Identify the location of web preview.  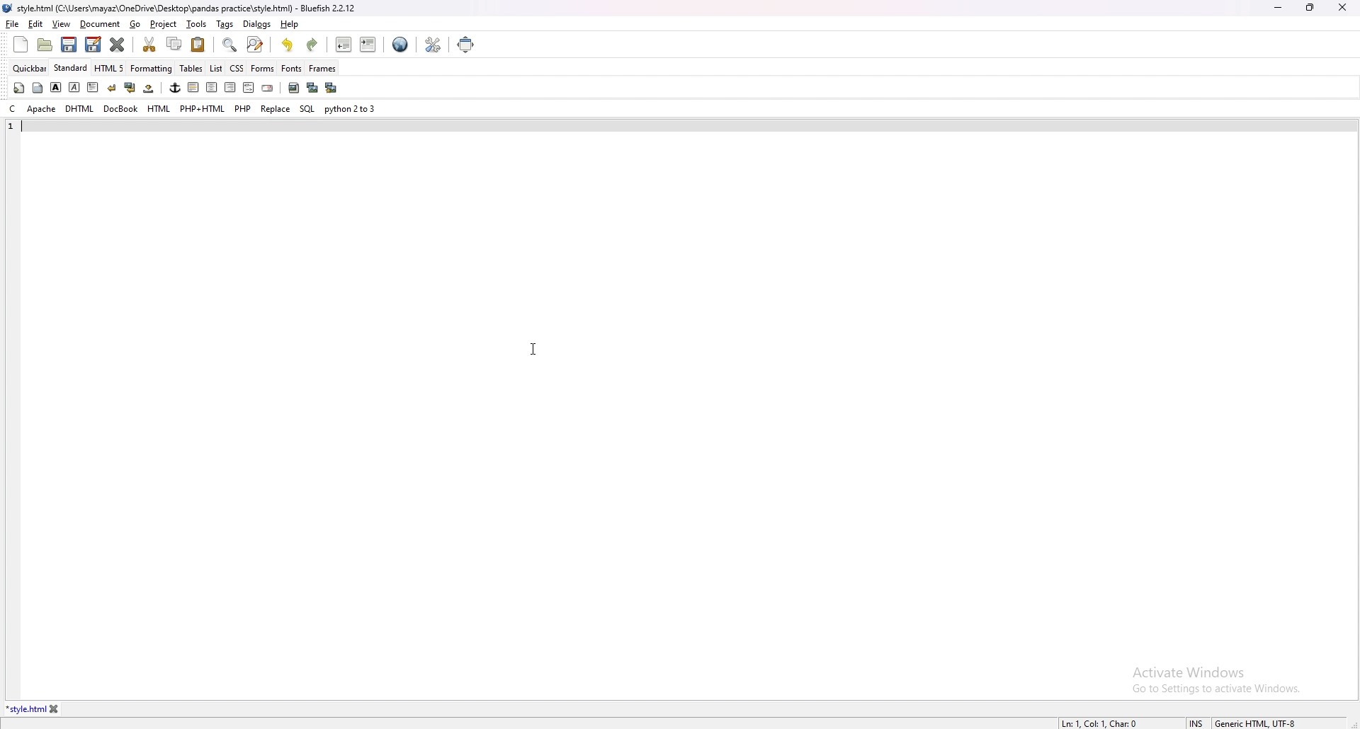
(400, 42).